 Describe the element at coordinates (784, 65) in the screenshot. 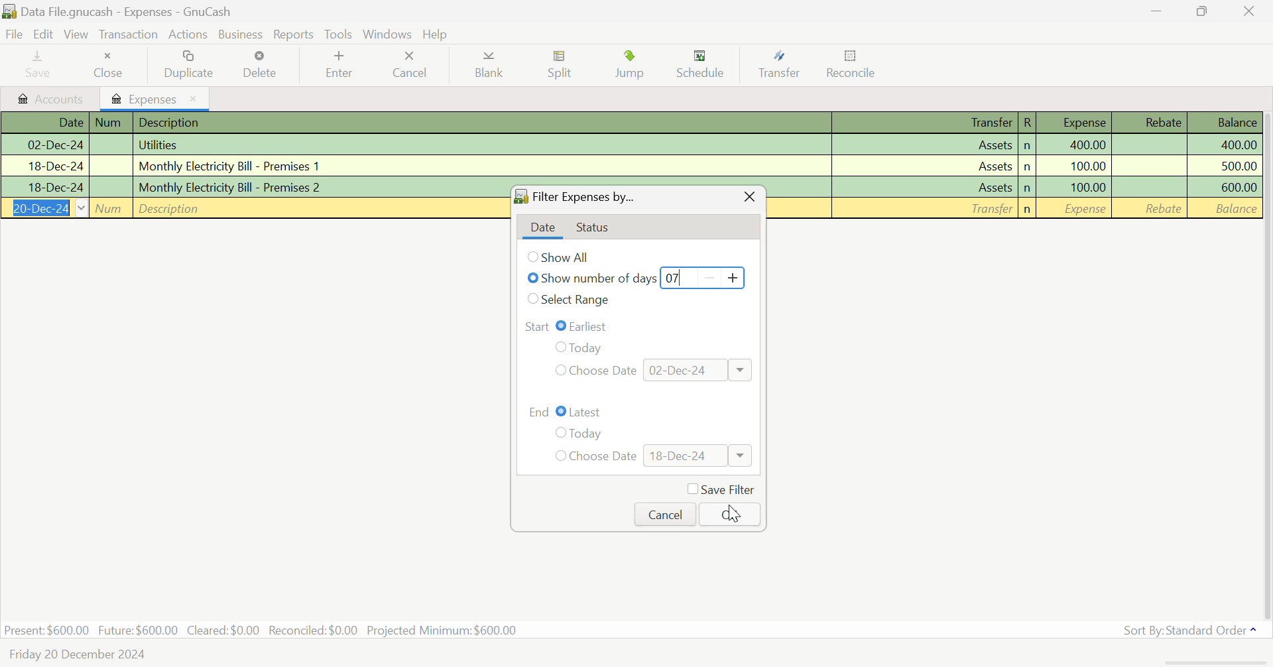

I see `Transfer` at that location.